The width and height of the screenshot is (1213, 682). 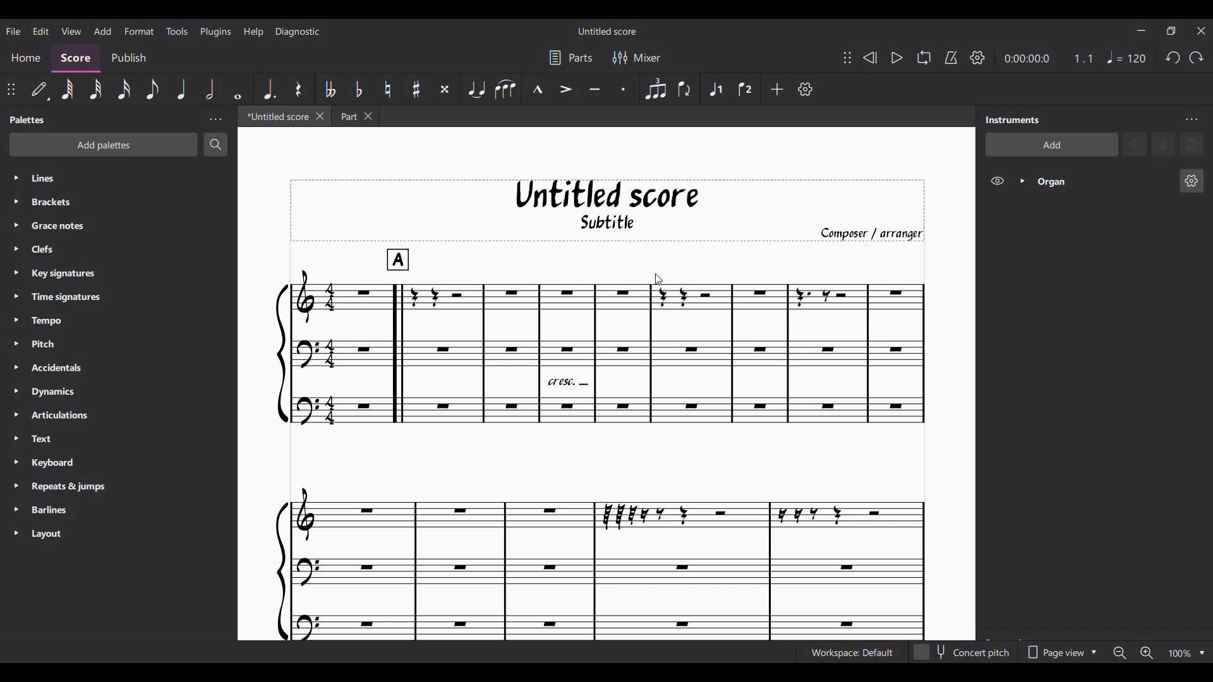 What do you see at coordinates (924, 57) in the screenshot?
I see `Looping playback` at bounding box center [924, 57].